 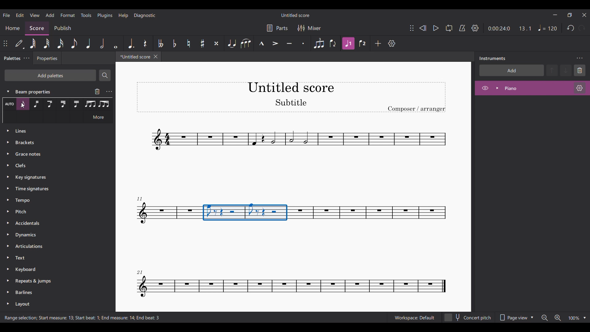 I want to click on Zoom options, so click(x=585, y=318).